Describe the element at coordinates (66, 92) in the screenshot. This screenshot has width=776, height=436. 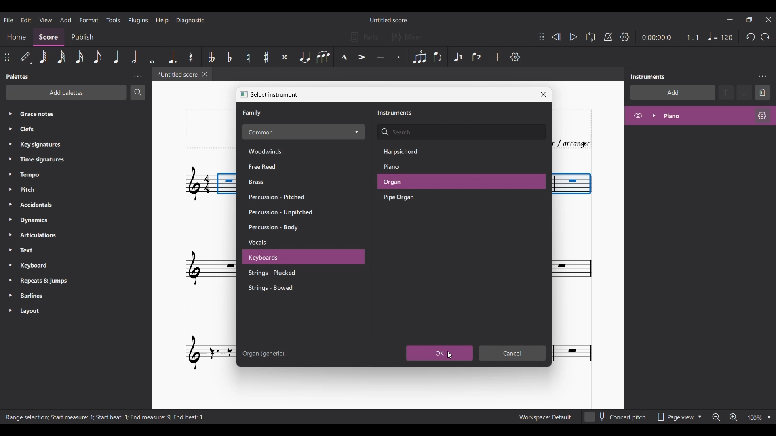
I see `Add palette` at that location.